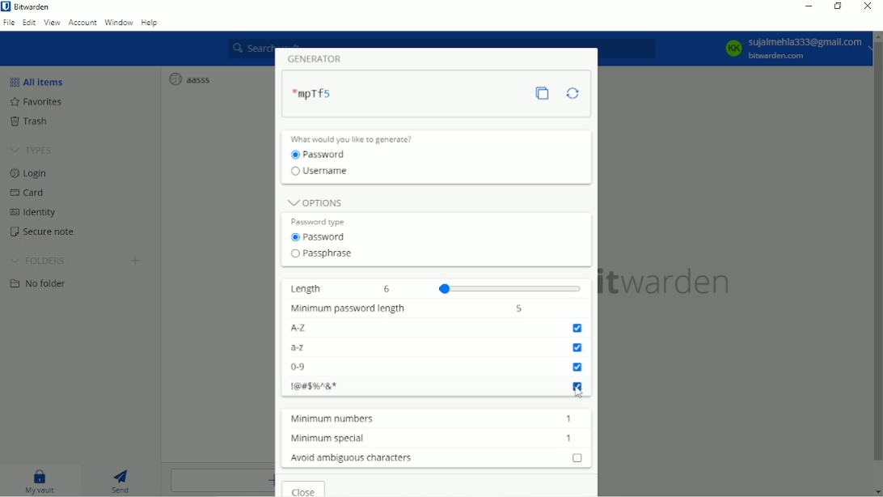 The height and width of the screenshot is (497, 883). What do you see at coordinates (543, 94) in the screenshot?
I see `Copy password` at bounding box center [543, 94].